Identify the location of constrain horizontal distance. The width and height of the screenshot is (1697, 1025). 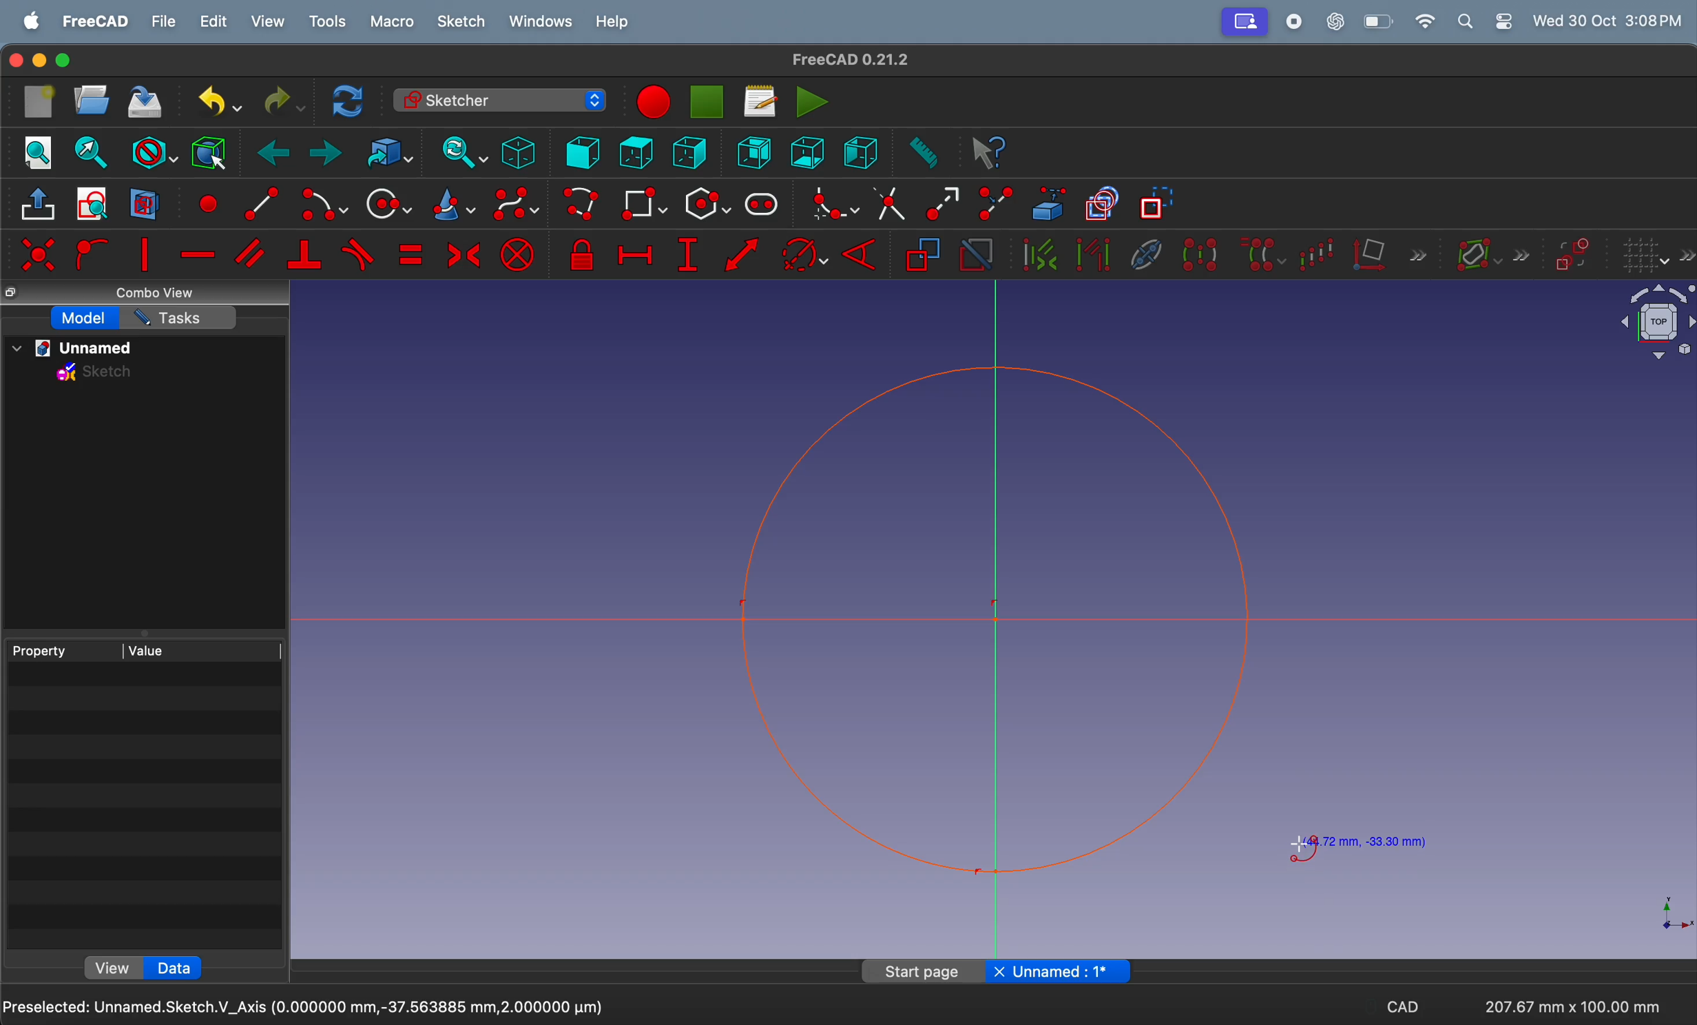
(634, 252).